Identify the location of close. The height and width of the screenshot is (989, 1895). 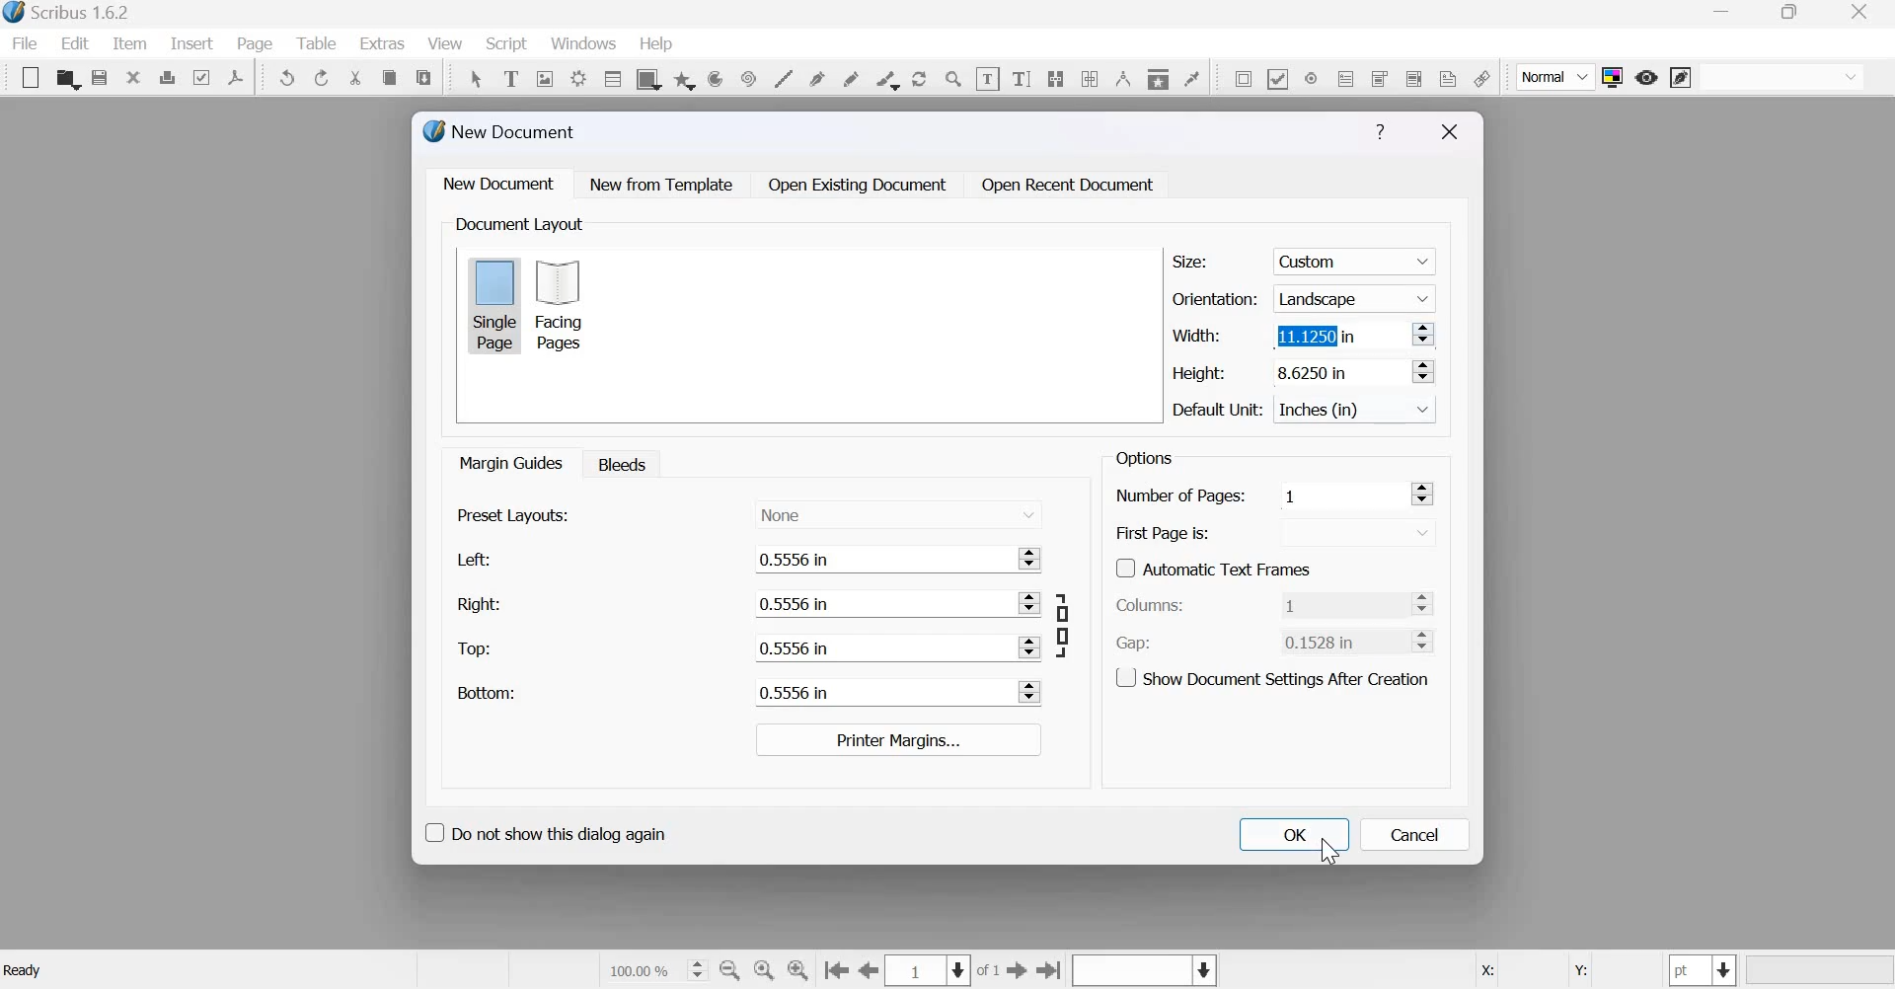
(133, 76).